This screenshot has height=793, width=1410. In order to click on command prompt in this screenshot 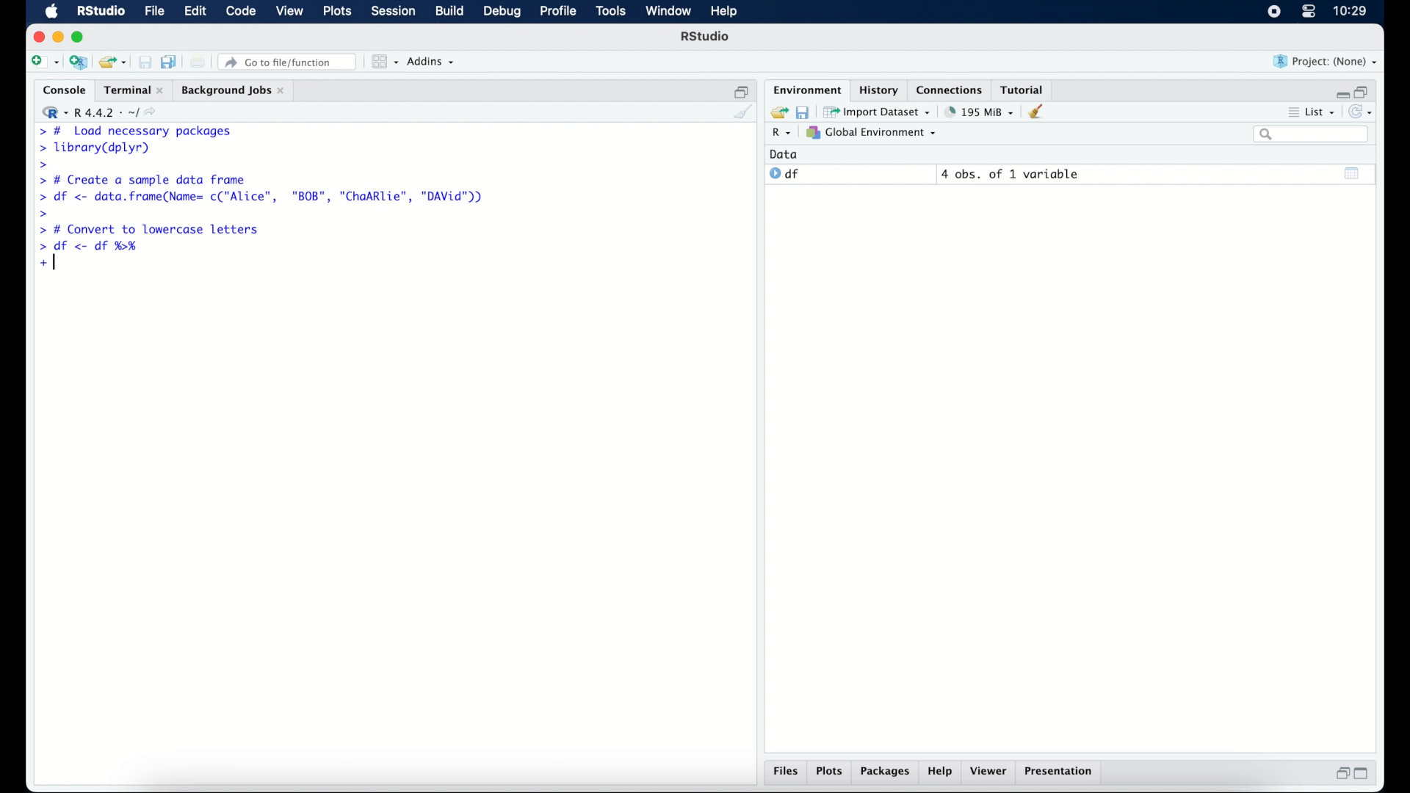, I will do `click(40, 165)`.